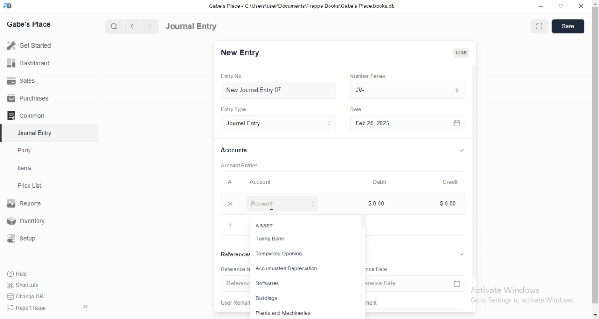  What do you see at coordinates (465, 53) in the screenshot?
I see `Draft` at bounding box center [465, 53].